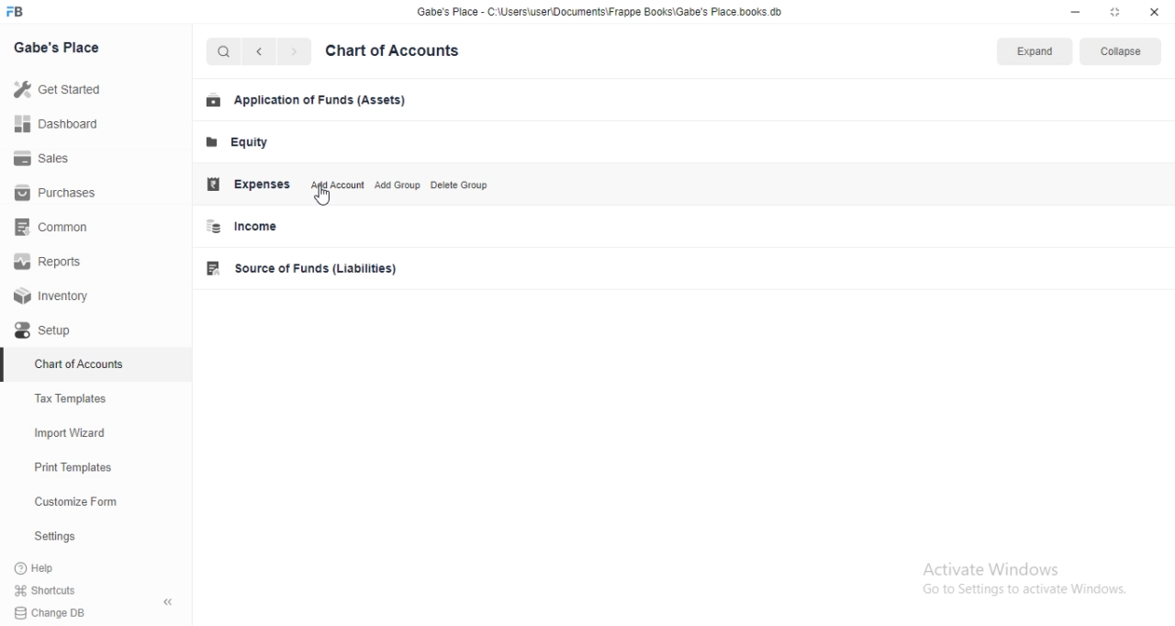 The image size is (1175, 626). Describe the element at coordinates (402, 186) in the screenshot. I see `Add Group` at that location.